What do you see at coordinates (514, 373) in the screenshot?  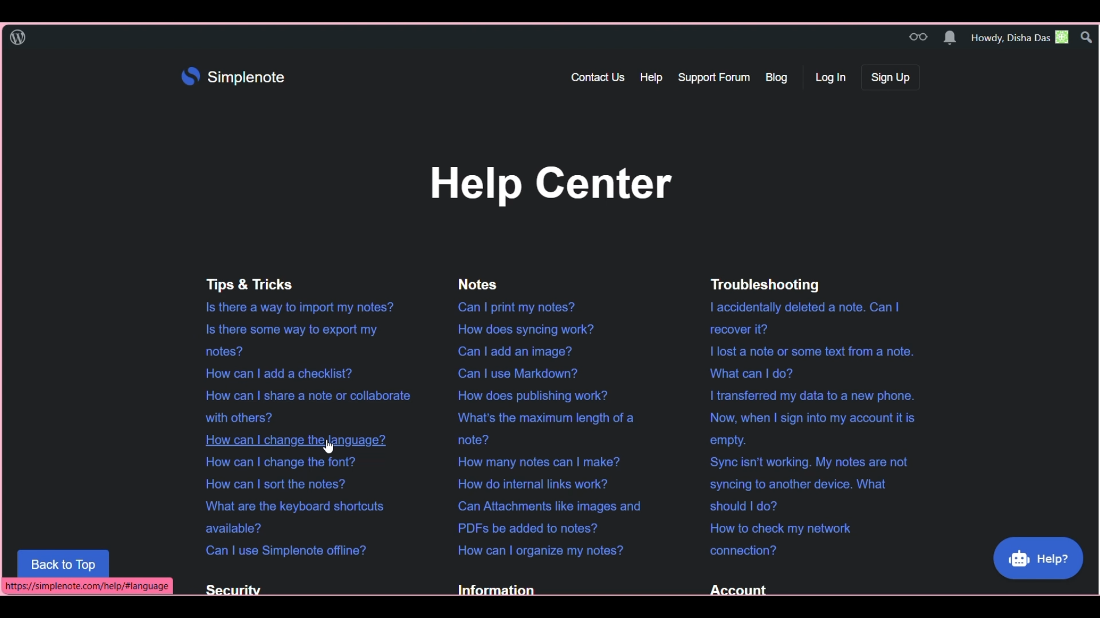 I see `Can | use Markdown?` at bounding box center [514, 373].